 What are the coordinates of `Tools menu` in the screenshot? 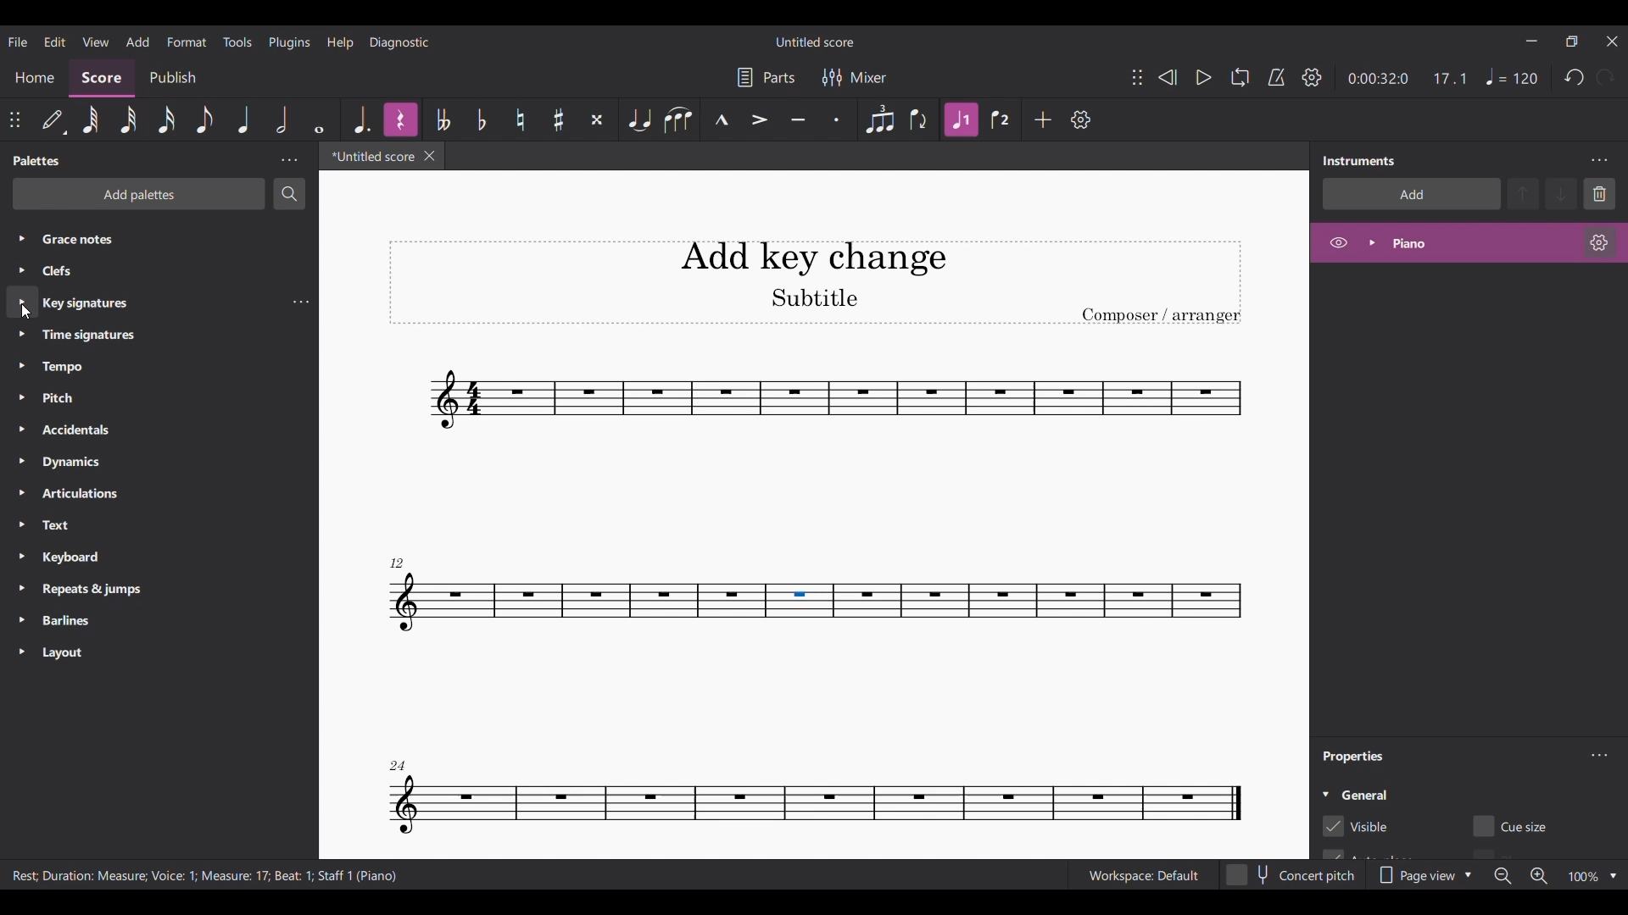 It's located at (237, 42).